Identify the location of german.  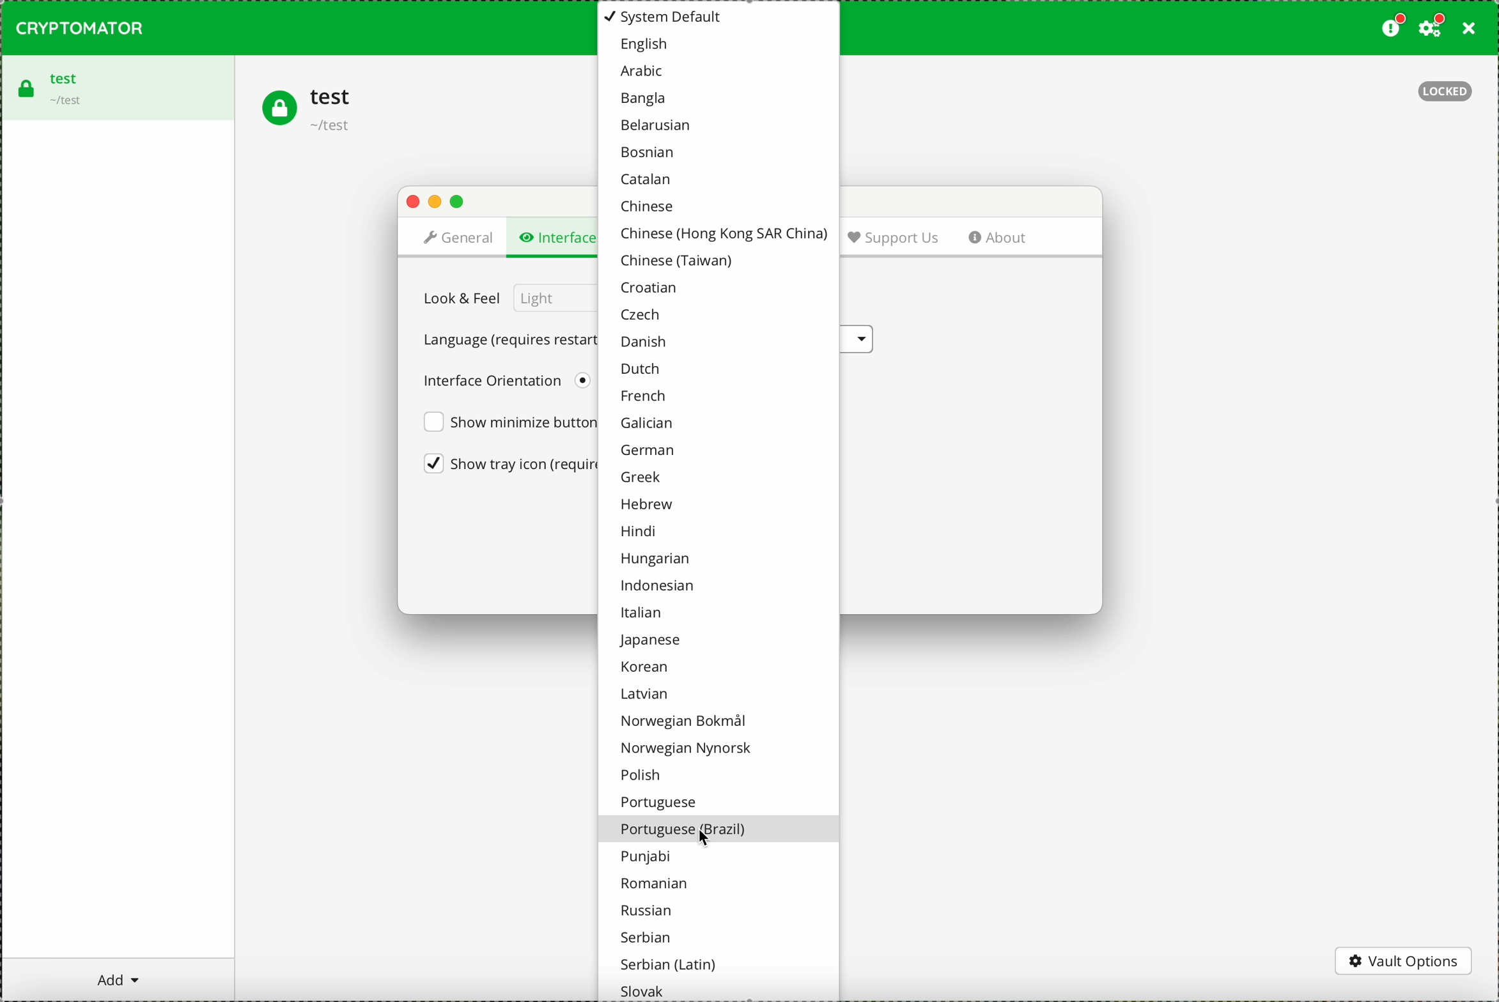
(646, 449).